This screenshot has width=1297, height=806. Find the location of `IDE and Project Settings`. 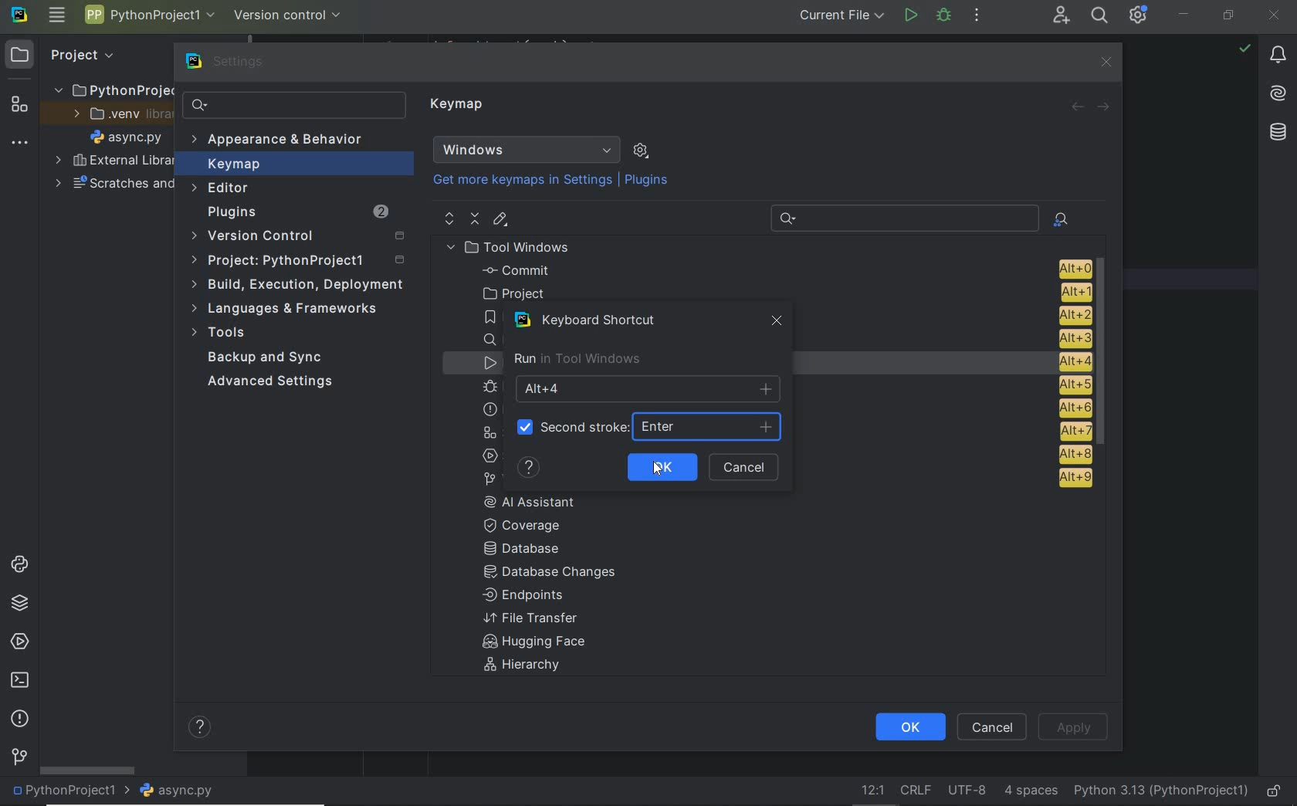

IDE and Project Settings is located at coordinates (1139, 15).